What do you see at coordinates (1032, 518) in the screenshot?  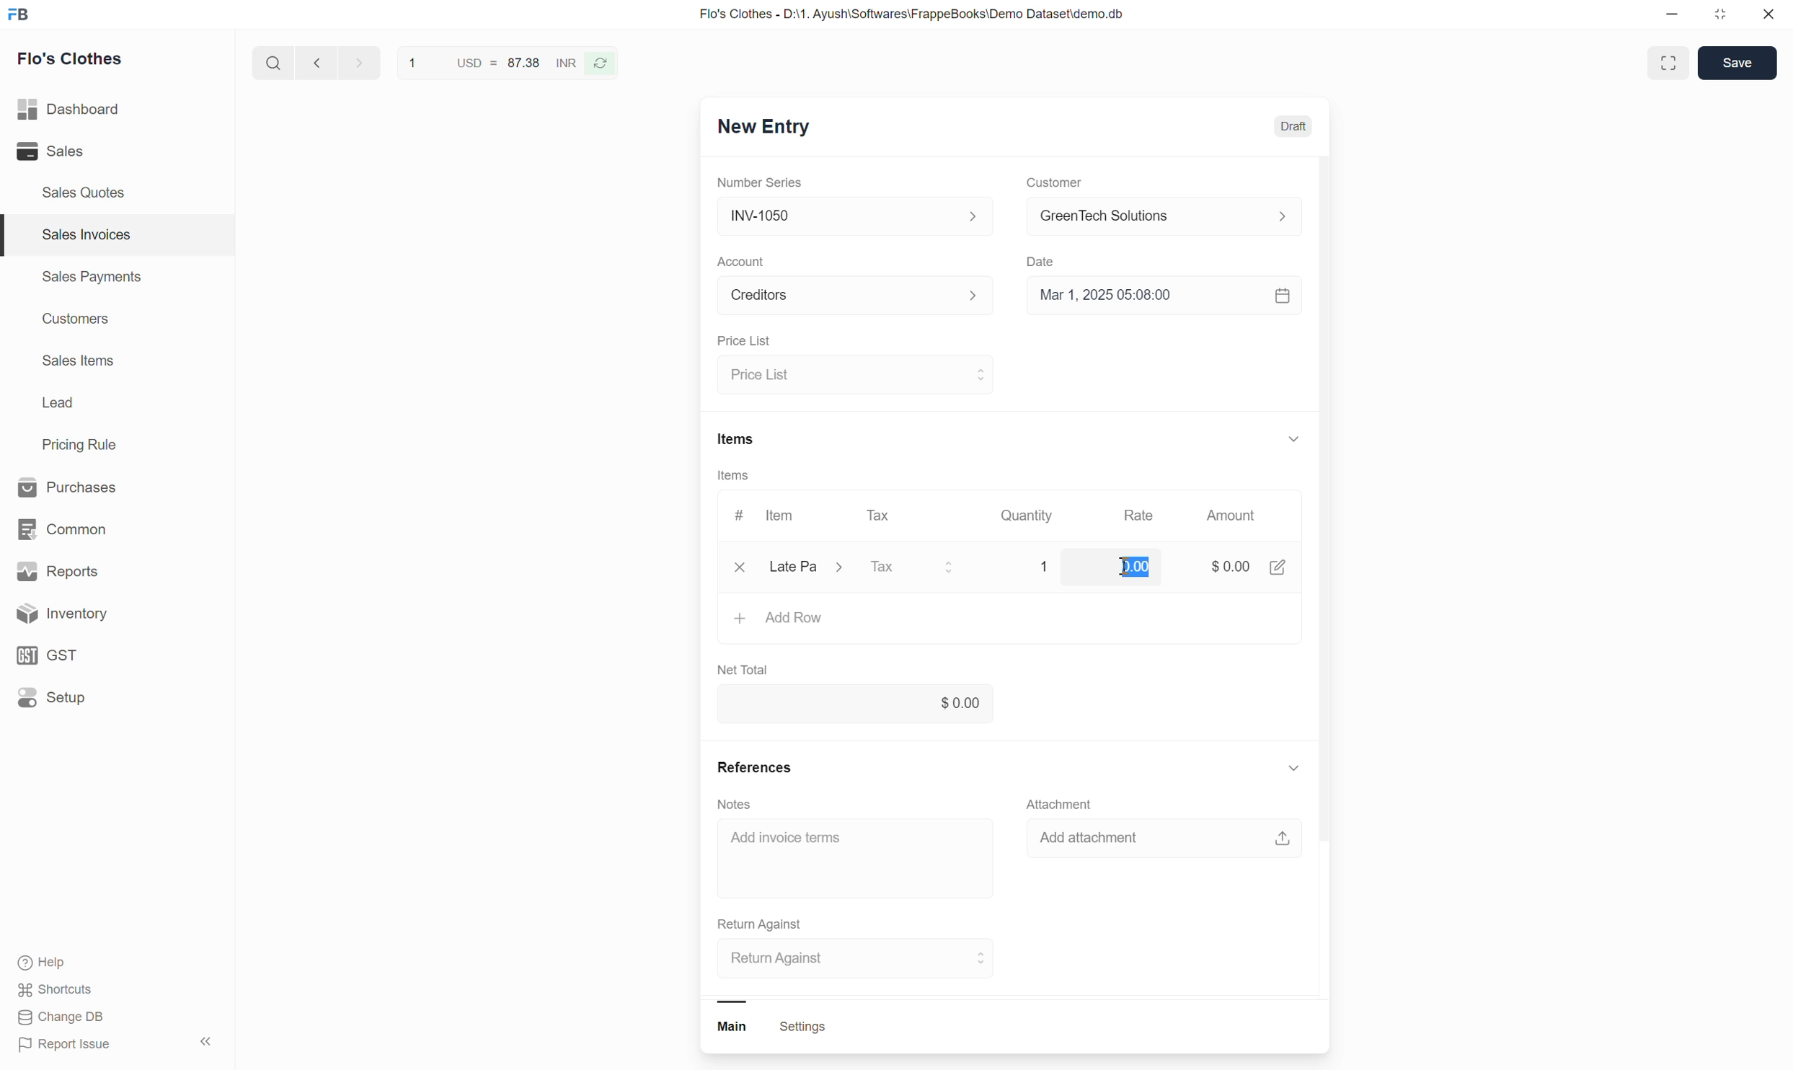 I see `Quantity` at bounding box center [1032, 518].